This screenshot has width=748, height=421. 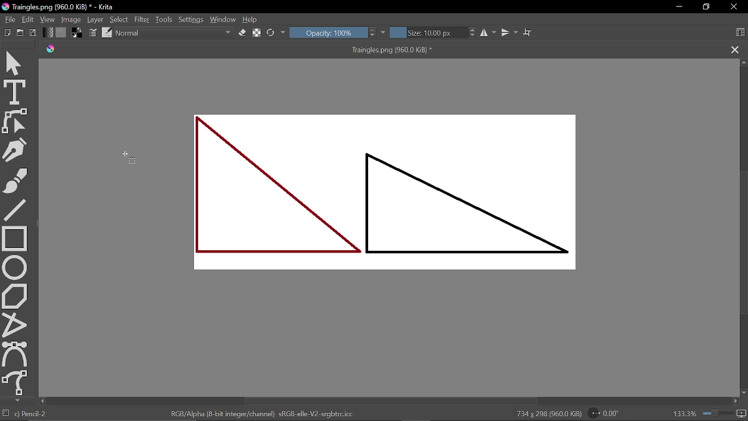 What do you see at coordinates (15, 323) in the screenshot?
I see `Polyline tool` at bounding box center [15, 323].